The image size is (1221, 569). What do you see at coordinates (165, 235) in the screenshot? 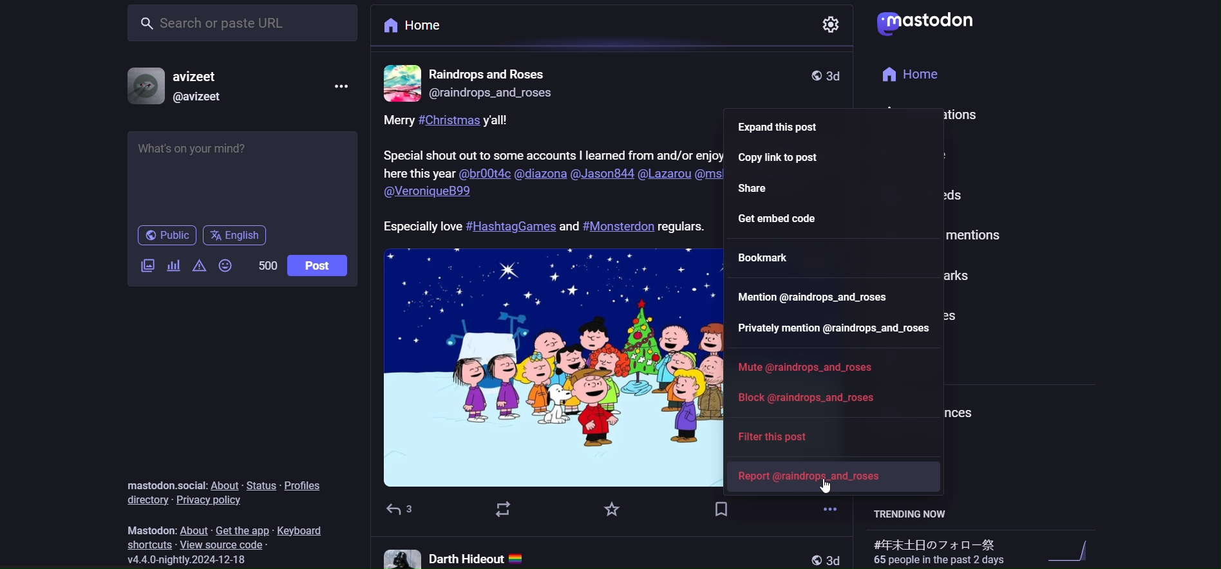
I see `public` at bounding box center [165, 235].